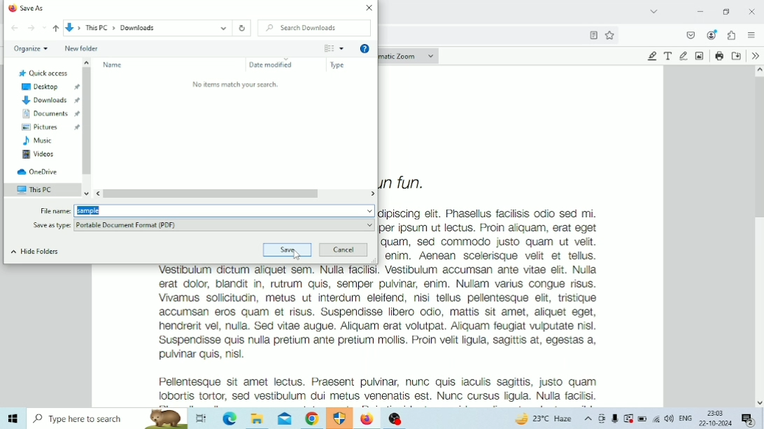 The height and width of the screenshot is (429, 764). What do you see at coordinates (13, 419) in the screenshot?
I see `Windows` at bounding box center [13, 419].